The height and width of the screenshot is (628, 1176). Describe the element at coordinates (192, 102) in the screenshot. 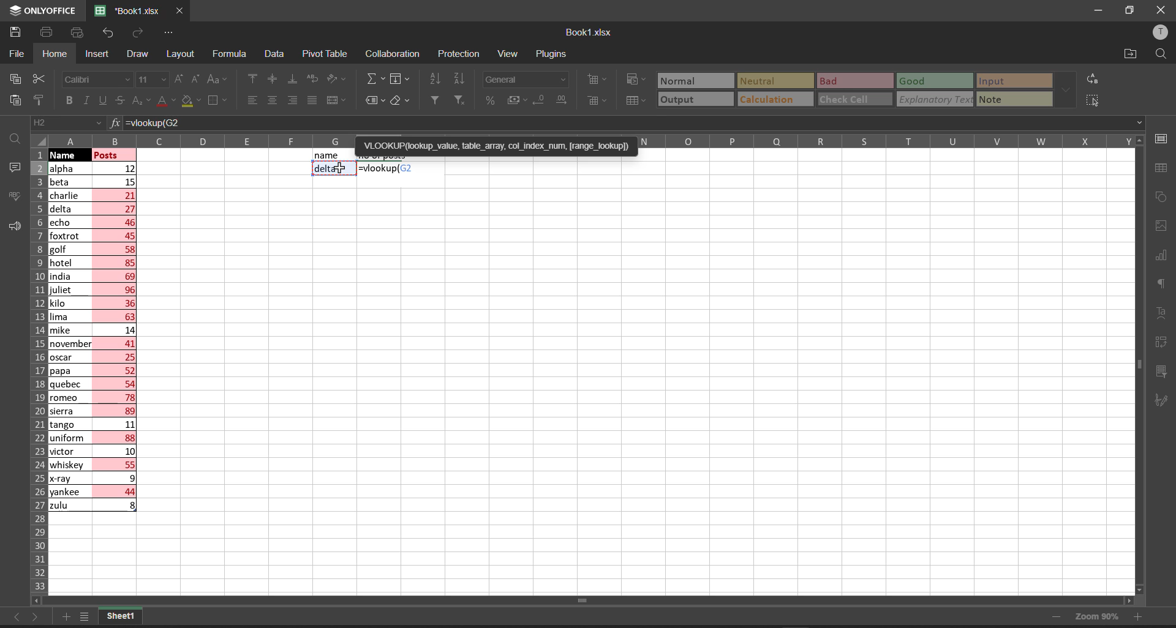

I see `fill color` at that location.